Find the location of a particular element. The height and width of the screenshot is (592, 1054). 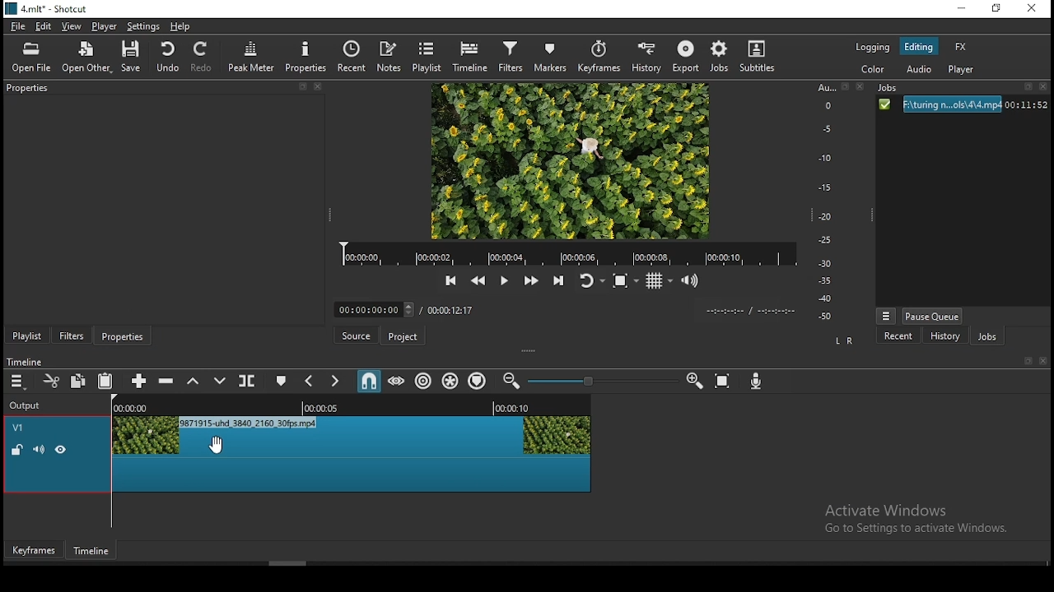

audio is located at coordinates (918, 72).